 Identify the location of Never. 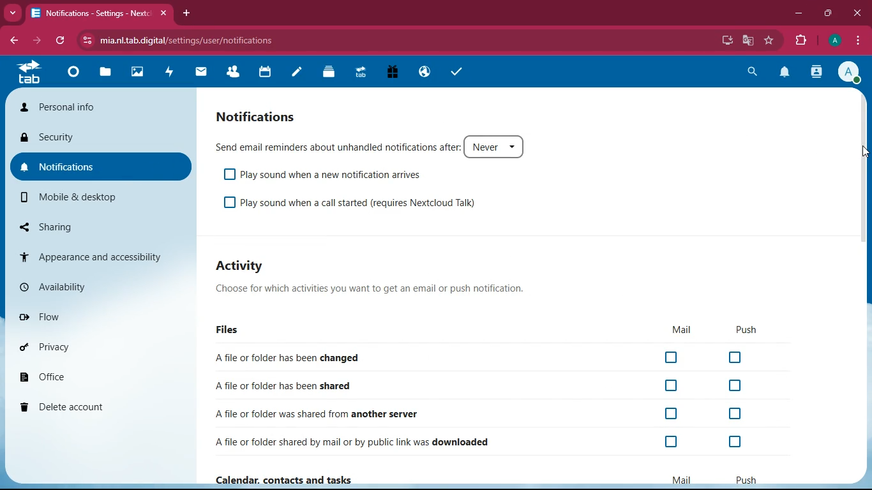
(493, 146).